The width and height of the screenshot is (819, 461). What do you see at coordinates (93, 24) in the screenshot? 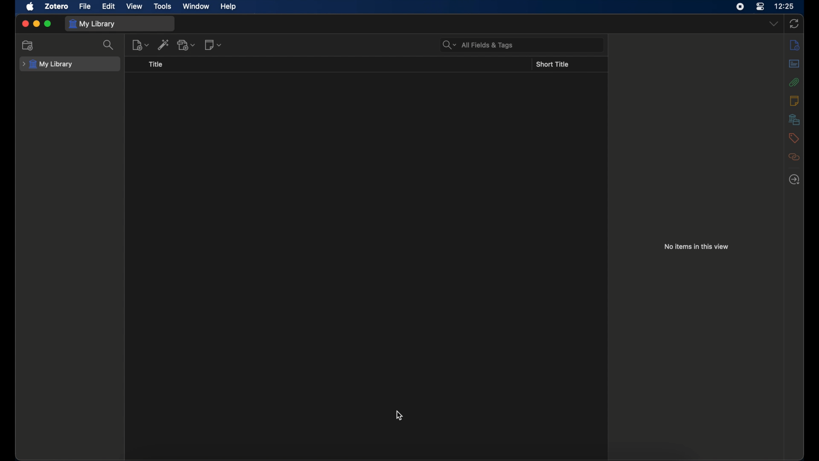
I see `my library` at bounding box center [93, 24].